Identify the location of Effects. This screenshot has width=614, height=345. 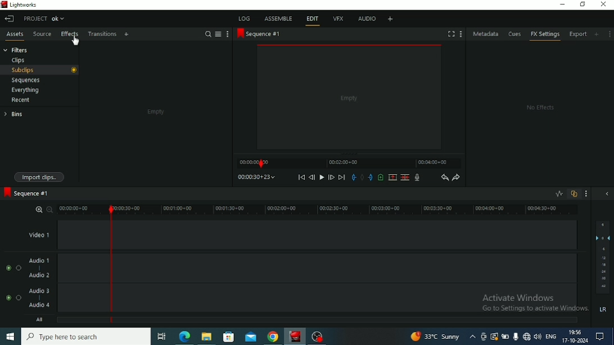
(70, 38).